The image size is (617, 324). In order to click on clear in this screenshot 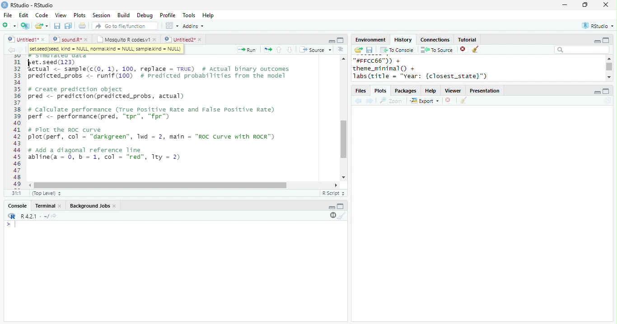, I will do `click(342, 215)`.